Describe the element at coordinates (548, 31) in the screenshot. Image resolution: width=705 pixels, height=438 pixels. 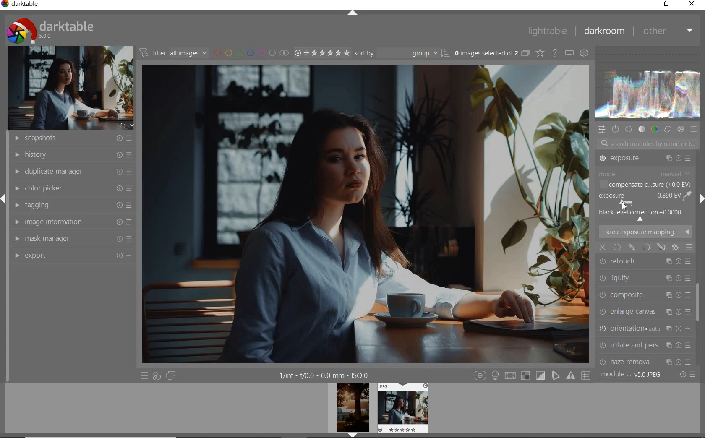
I see `LIGHTTABLE` at that location.